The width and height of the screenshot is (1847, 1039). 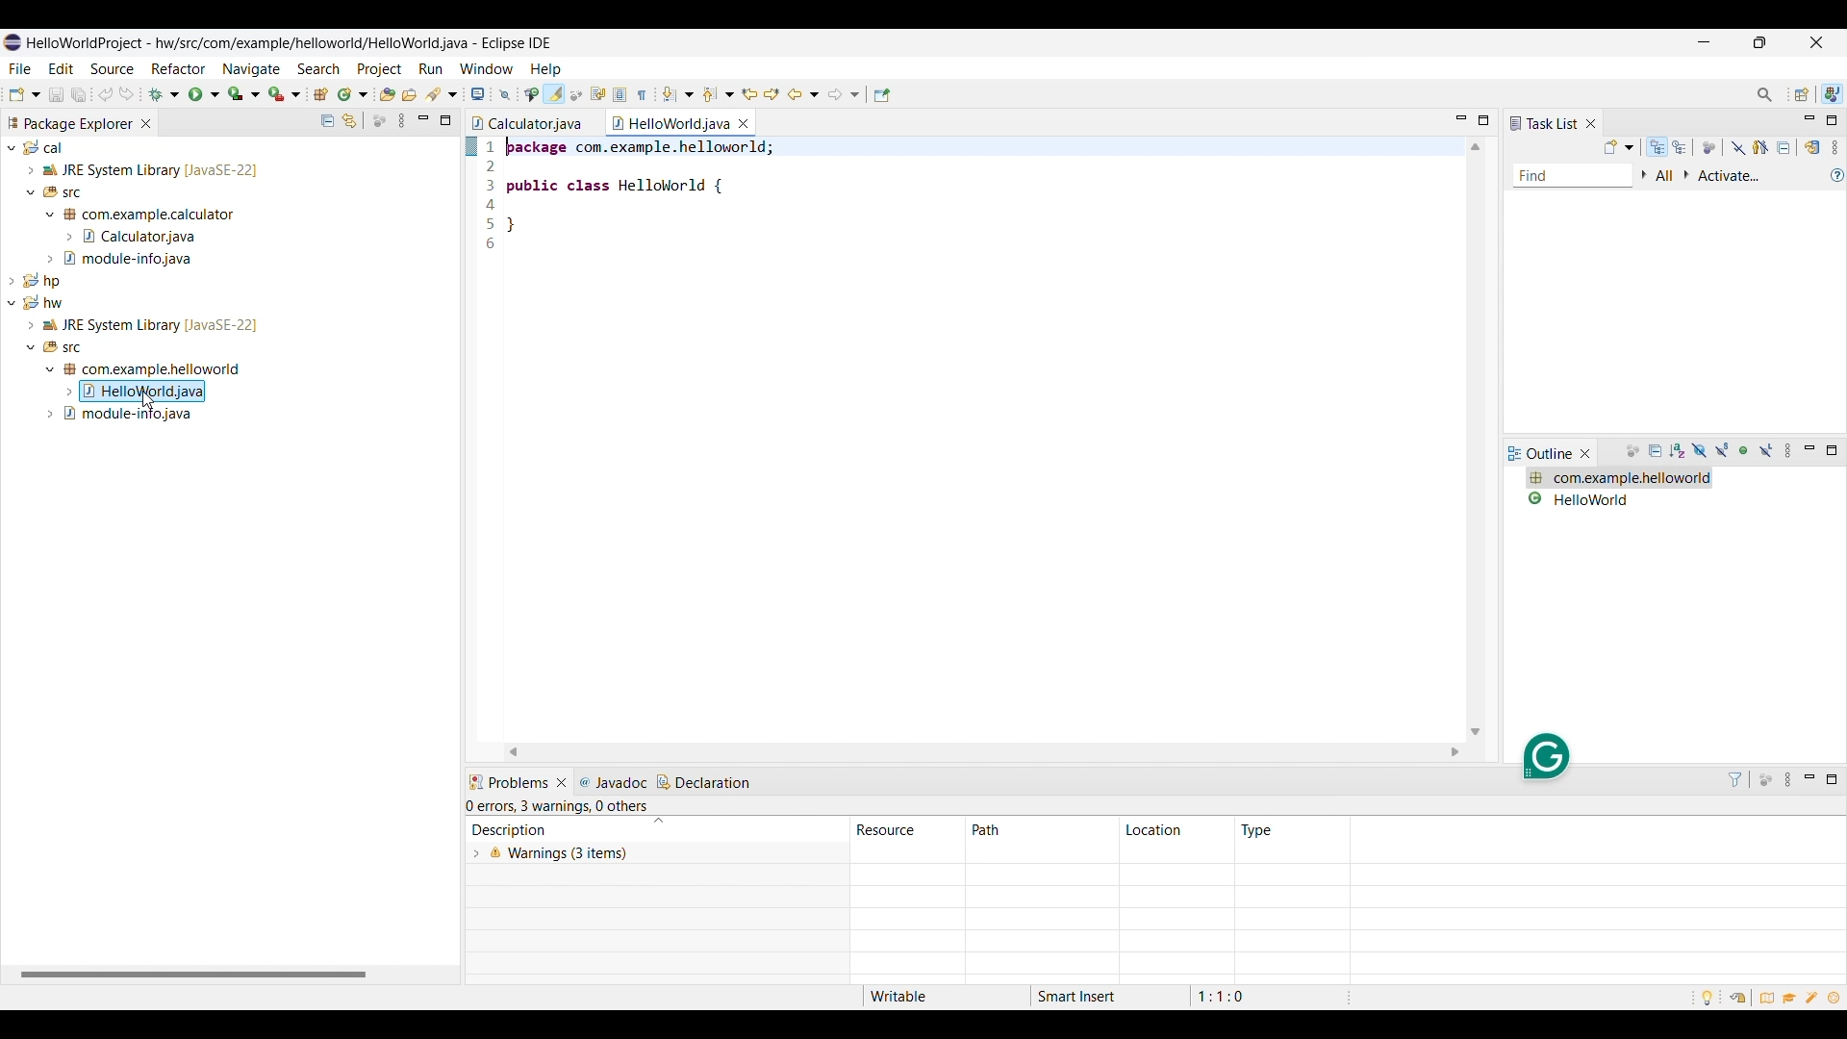 I want to click on Redo, so click(x=107, y=94).